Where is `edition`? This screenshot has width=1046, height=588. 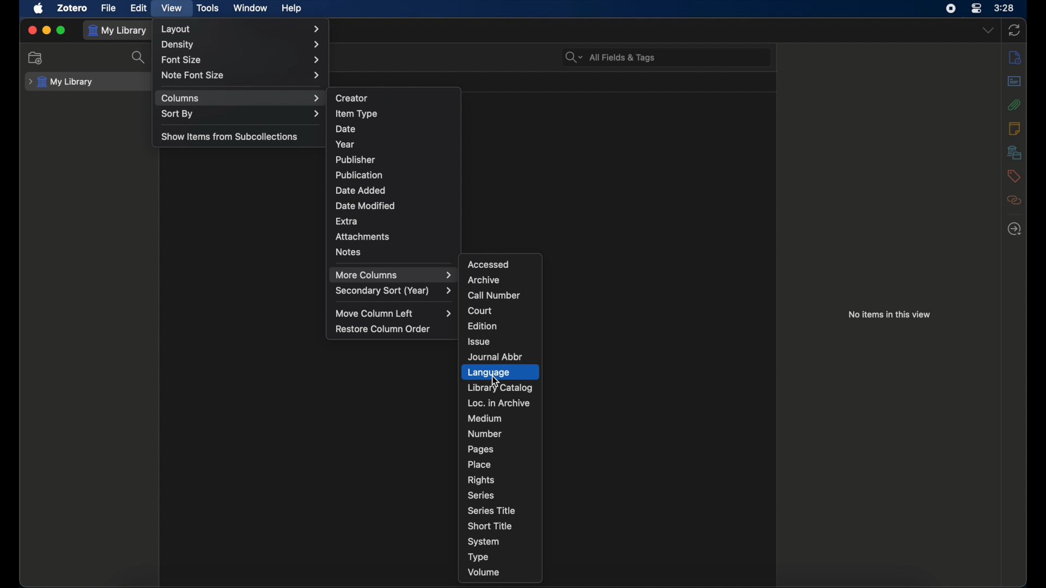 edition is located at coordinates (484, 325).